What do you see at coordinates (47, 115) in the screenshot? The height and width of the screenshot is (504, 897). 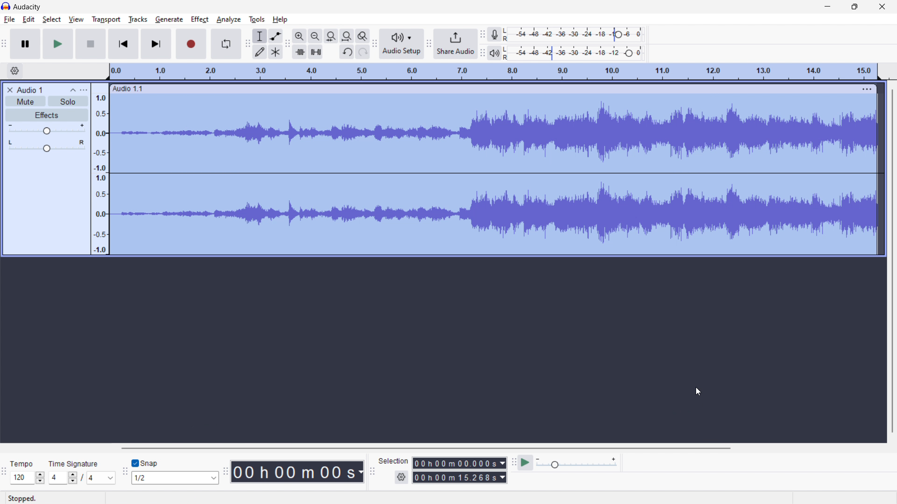 I see `effects` at bounding box center [47, 115].